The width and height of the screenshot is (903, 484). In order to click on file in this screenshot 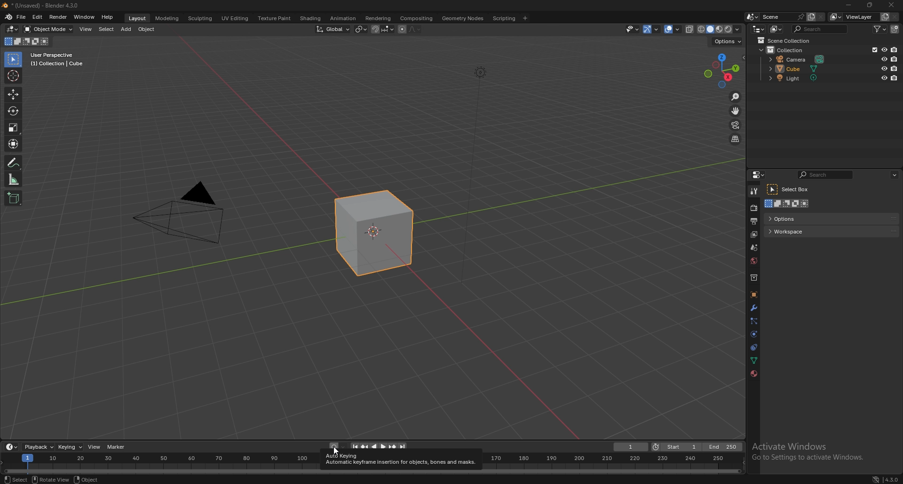, I will do `click(21, 17)`.